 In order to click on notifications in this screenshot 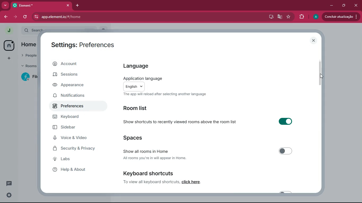, I will do `click(72, 96)`.